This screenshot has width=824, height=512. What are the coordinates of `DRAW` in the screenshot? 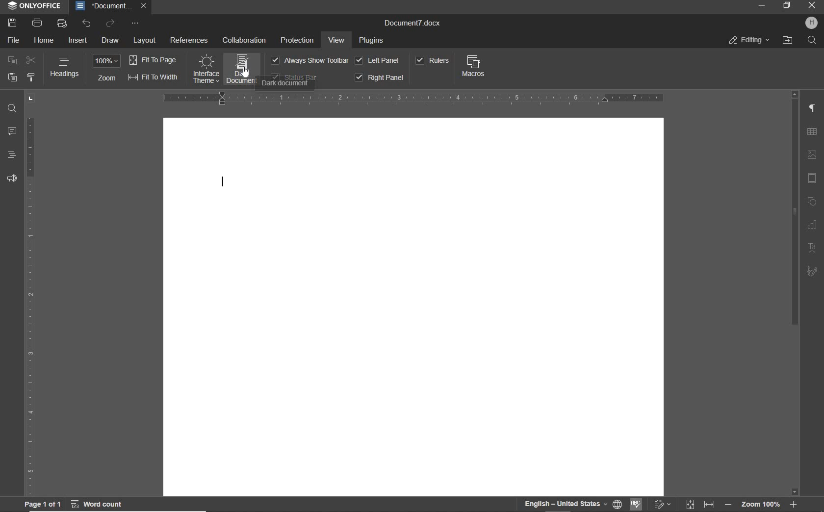 It's located at (110, 42).